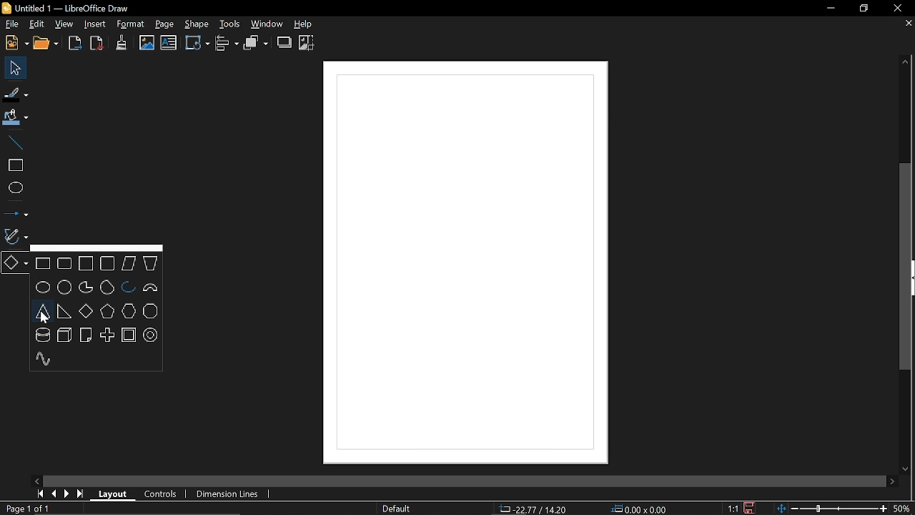 The image size is (915, 515). Describe the element at coordinates (122, 42) in the screenshot. I see `Clone` at that location.